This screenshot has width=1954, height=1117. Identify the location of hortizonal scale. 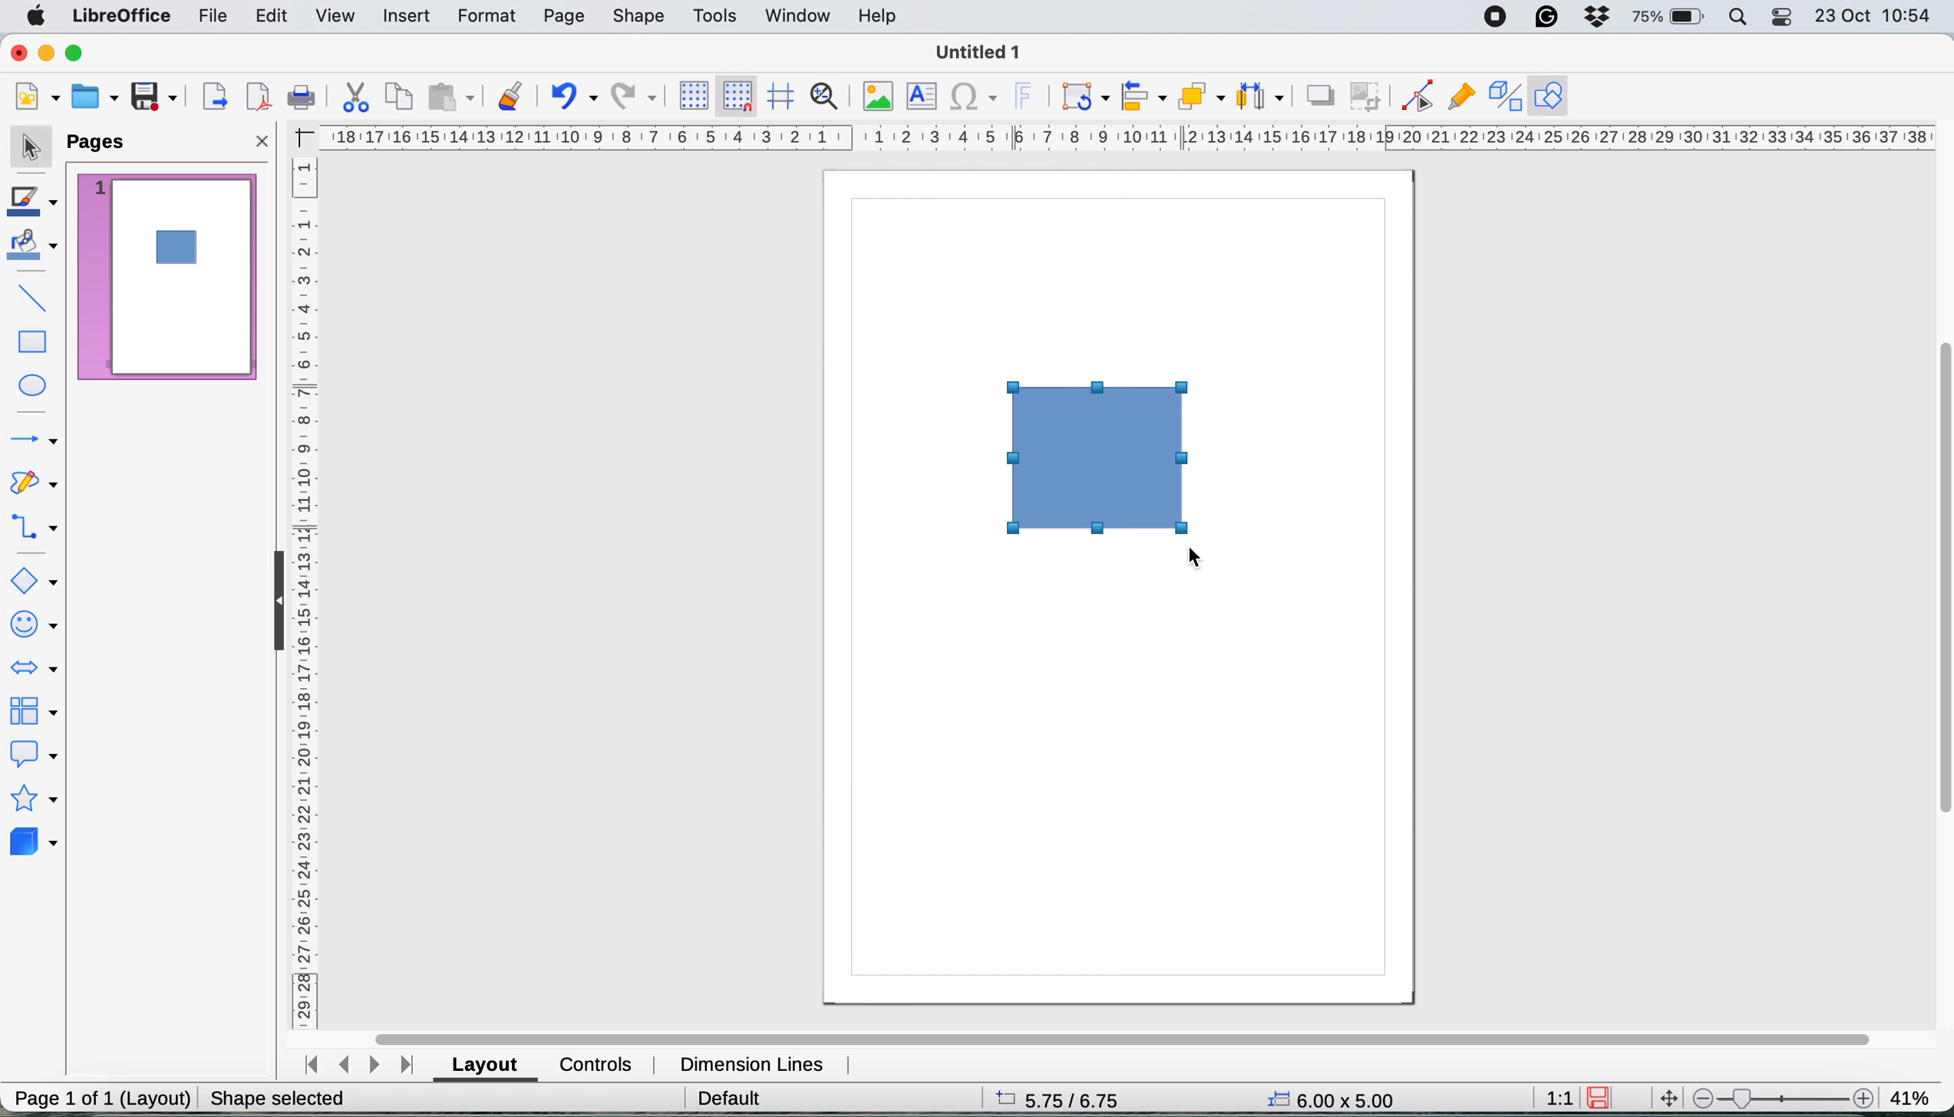
(1130, 135).